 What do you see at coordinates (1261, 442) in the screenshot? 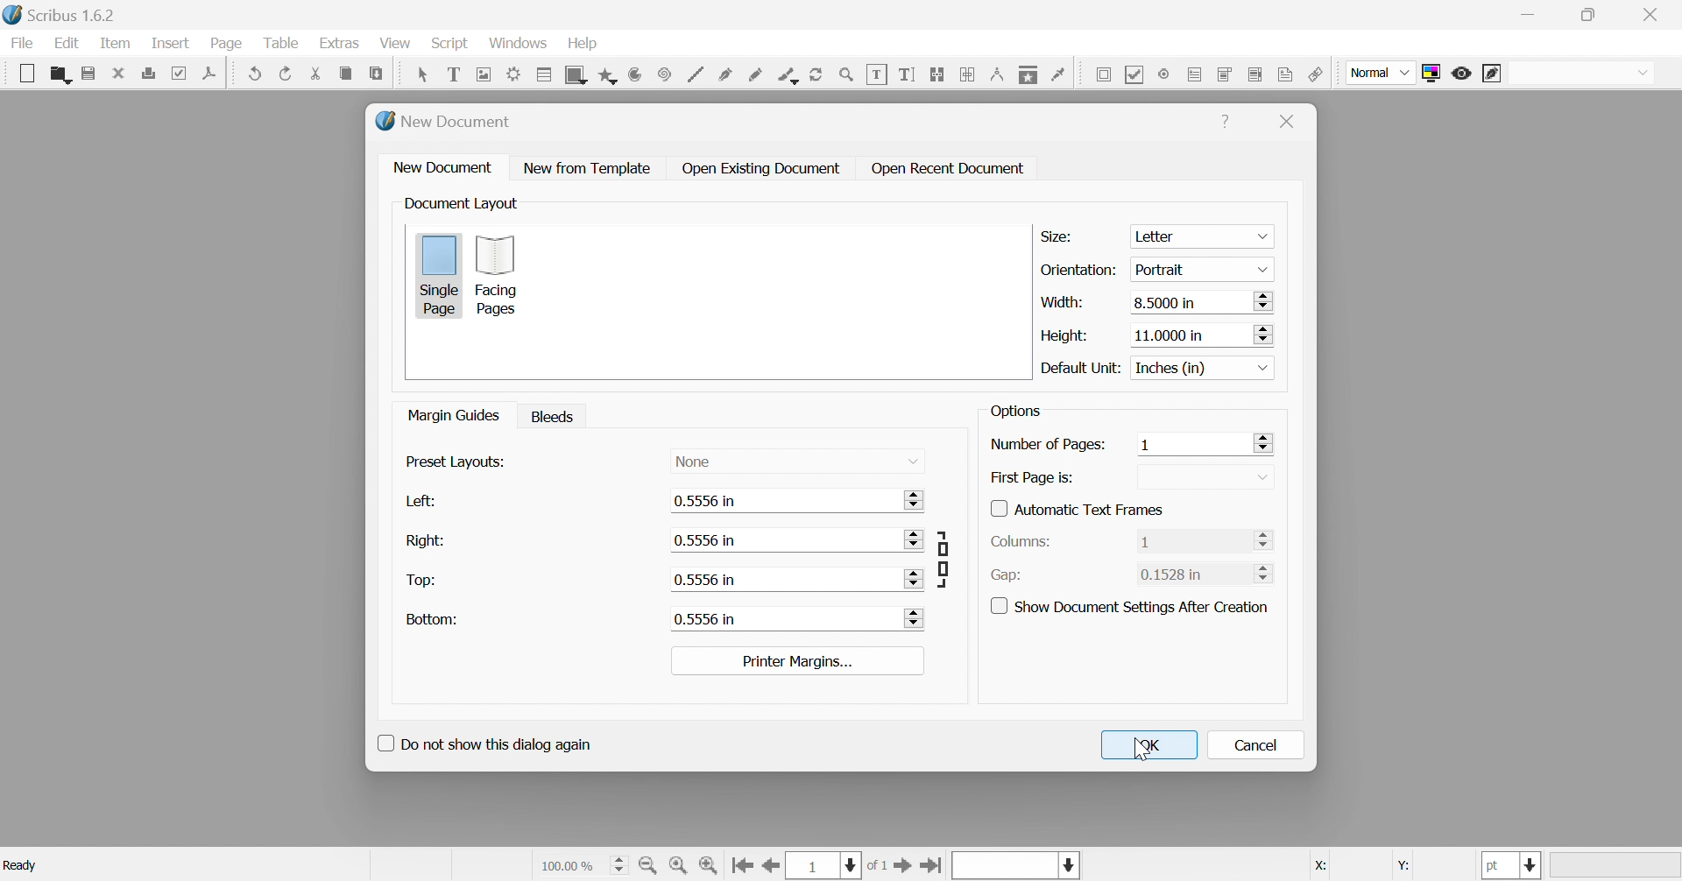
I see `slider` at bounding box center [1261, 442].